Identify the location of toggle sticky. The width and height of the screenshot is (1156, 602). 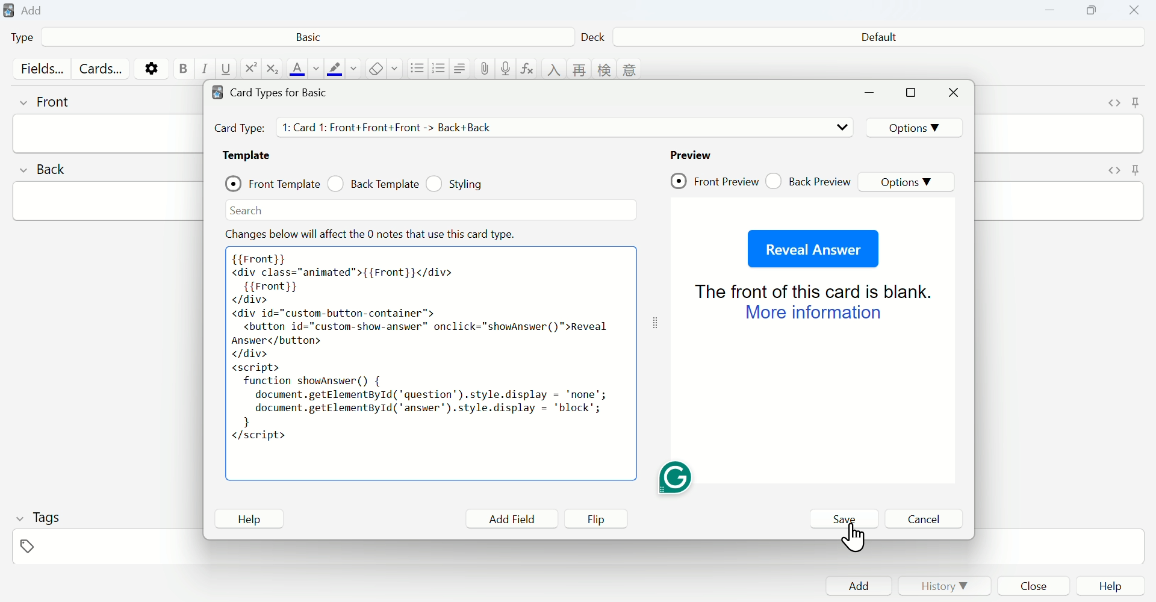
(1136, 170).